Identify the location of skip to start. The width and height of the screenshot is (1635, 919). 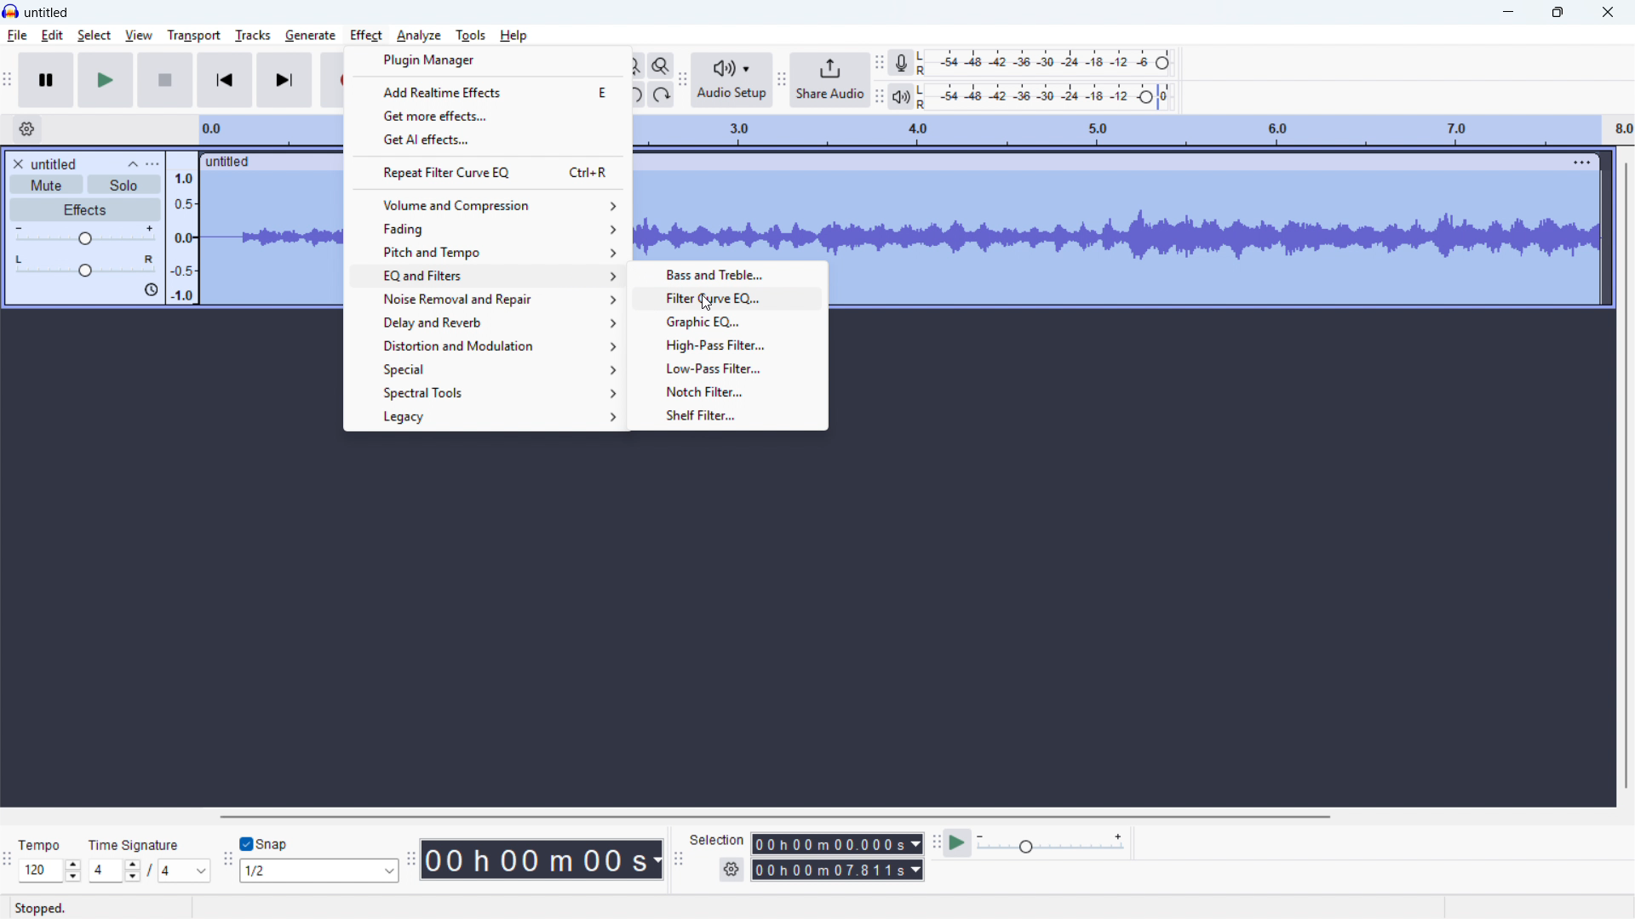
(225, 80).